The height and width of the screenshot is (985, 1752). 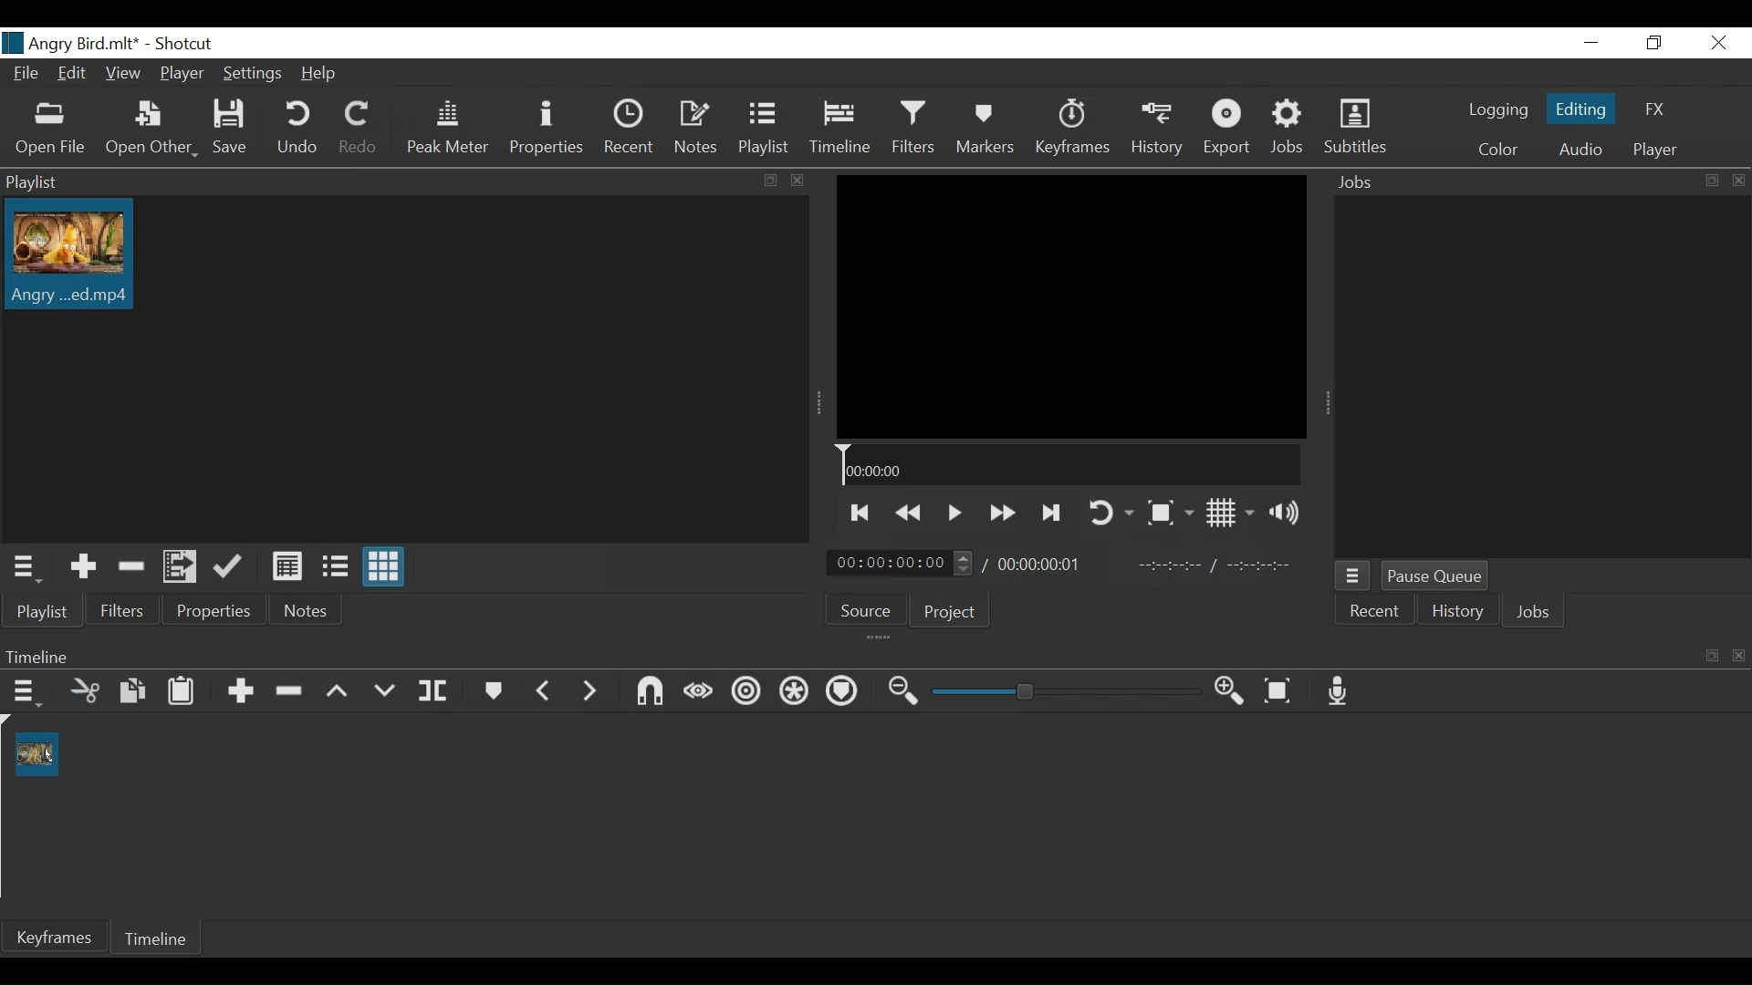 I want to click on Markers, so click(x=985, y=128).